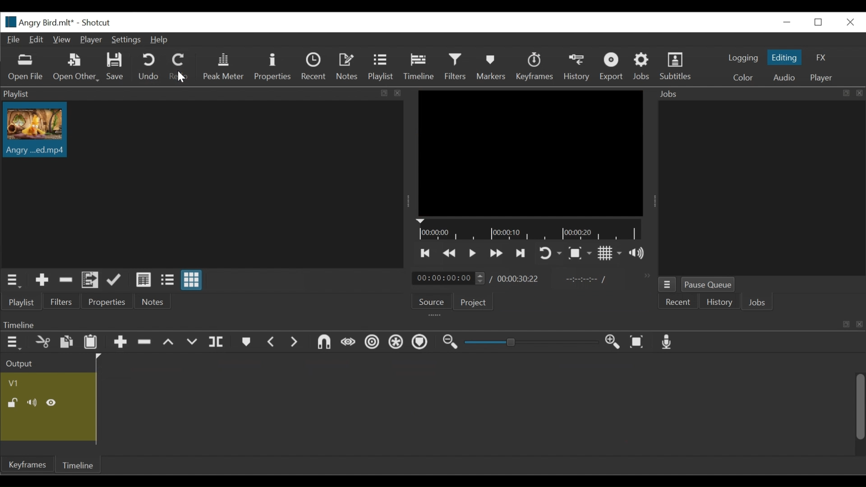  I want to click on Subtitles, so click(677, 65).